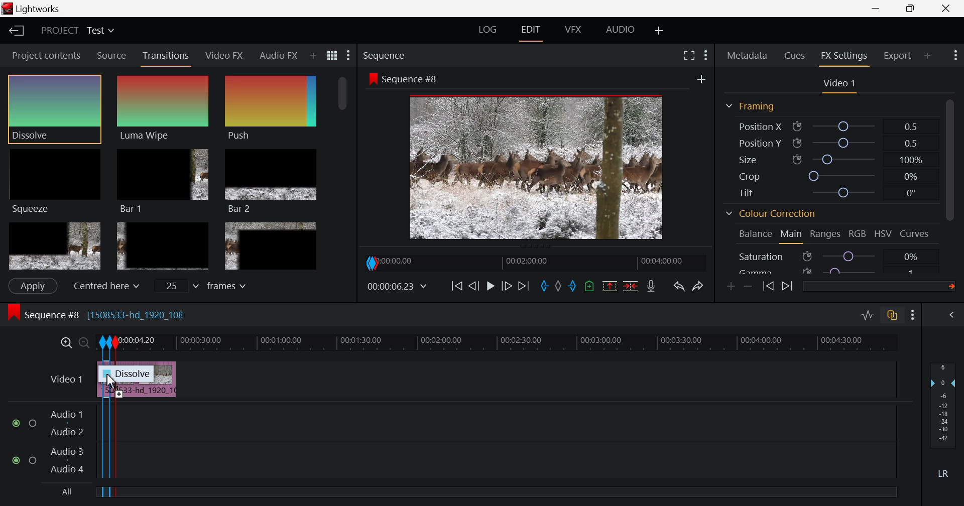 This screenshot has width=964, height=506. What do you see at coordinates (827, 235) in the screenshot?
I see `Ranges` at bounding box center [827, 235].